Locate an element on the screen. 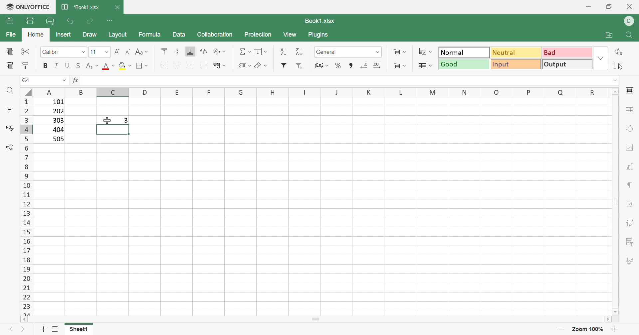  Drop Down is located at coordinates (106, 52).